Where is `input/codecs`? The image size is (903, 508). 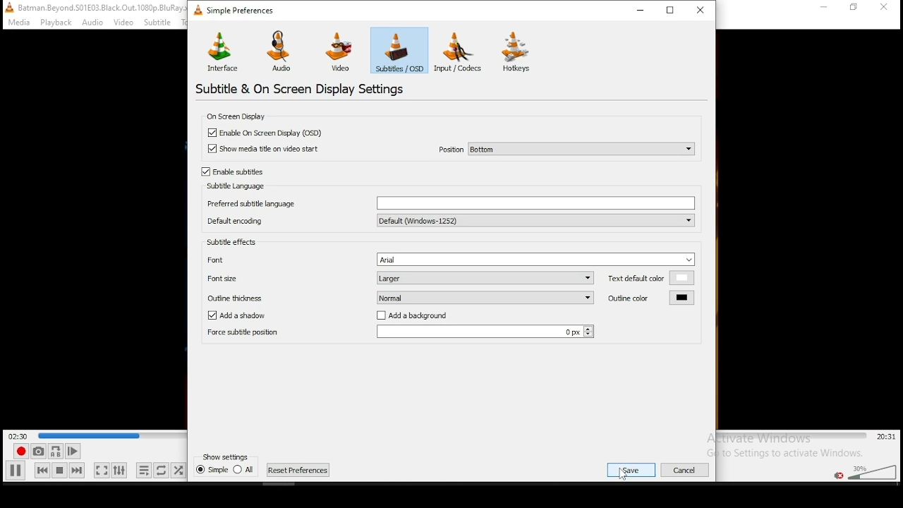 input/codecs is located at coordinates (457, 52).